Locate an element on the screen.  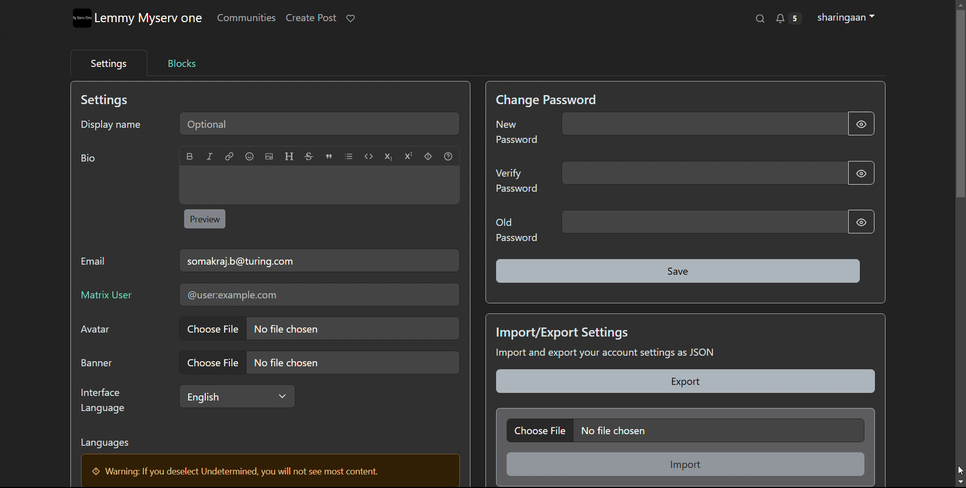
lemmy myserv one is located at coordinates (149, 19).